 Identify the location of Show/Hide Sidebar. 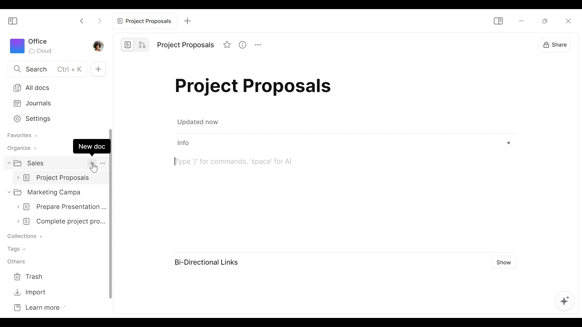
(13, 21).